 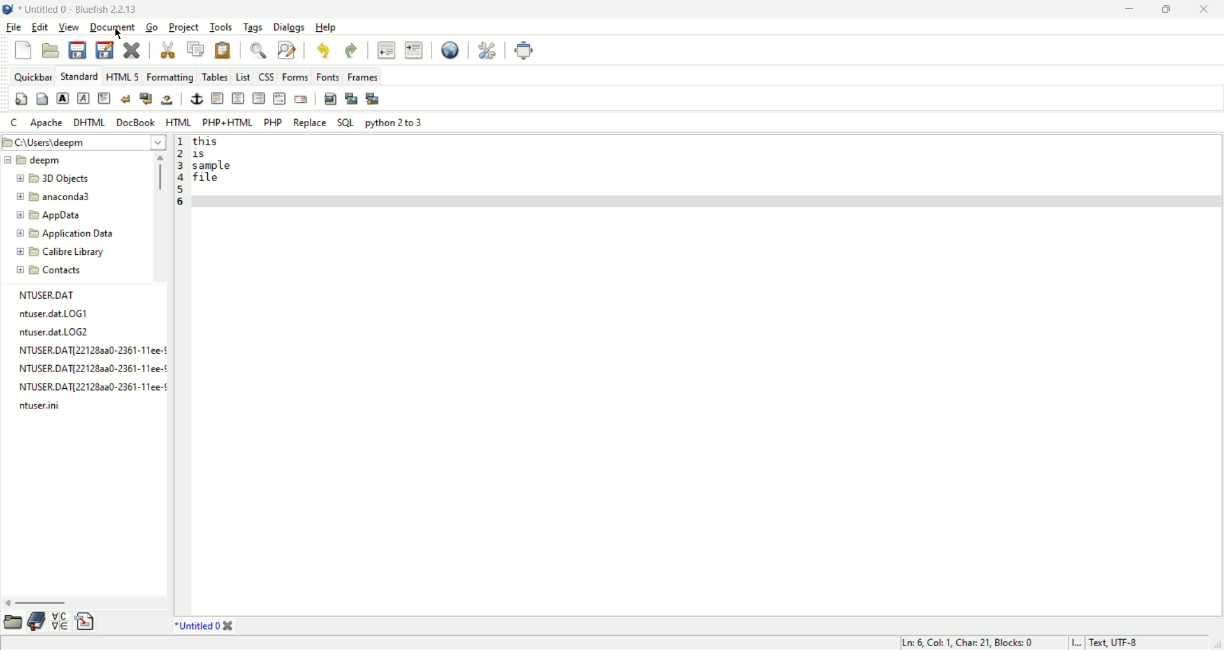 I want to click on advanced find and replace, so click(x=287, y=50).